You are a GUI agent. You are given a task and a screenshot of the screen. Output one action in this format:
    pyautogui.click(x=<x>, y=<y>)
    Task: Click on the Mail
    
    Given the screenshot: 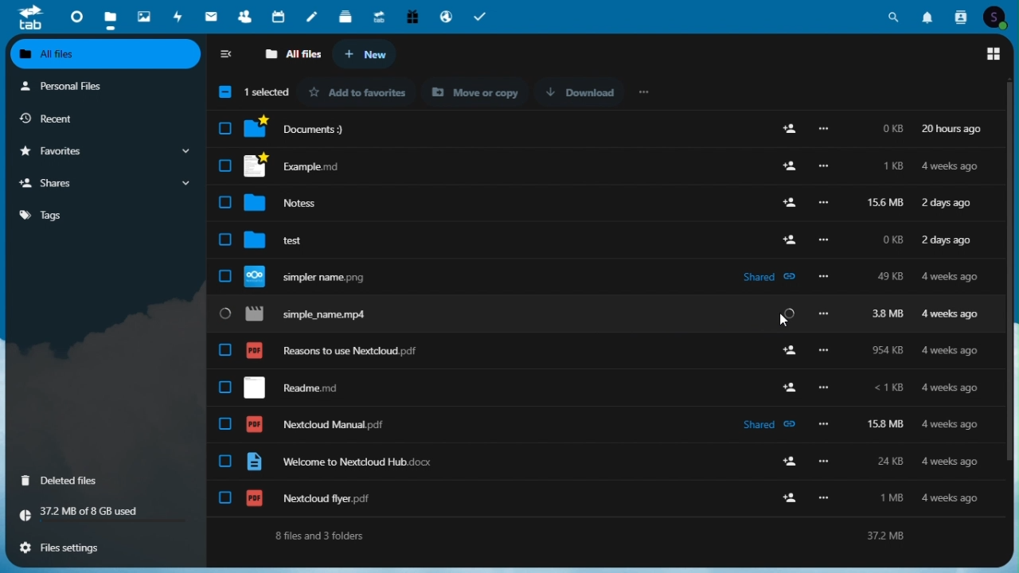 What is the action you would take?
    pyautogui.click(x=213, y=16)
    